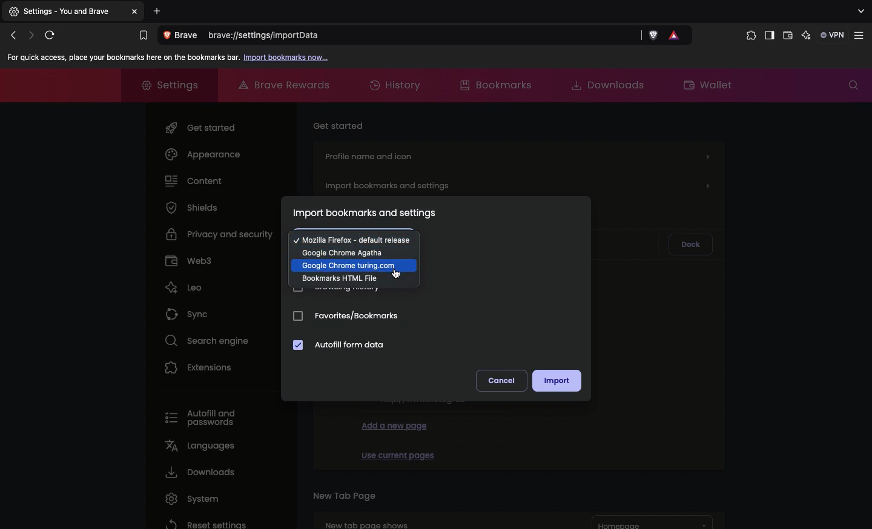 The image size is (872, 529). Describe the element at coordinates (203, 339) in the screenshot. I see `Search engine` at that location.